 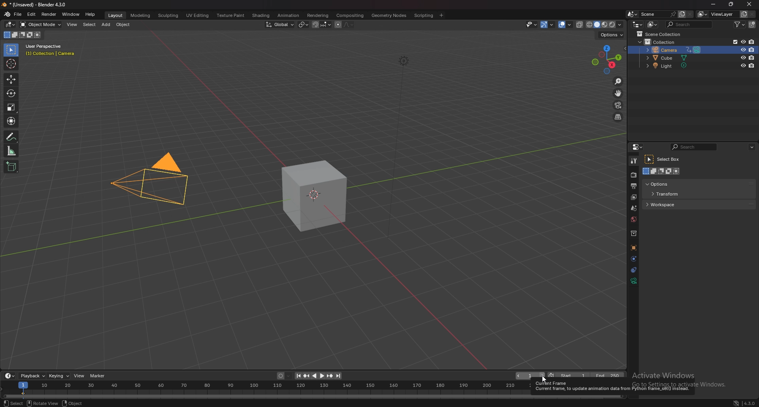 What do you see at coordinates (752, 24) in the screenshot?
I see `add collection` at bounding box center [752, 24].